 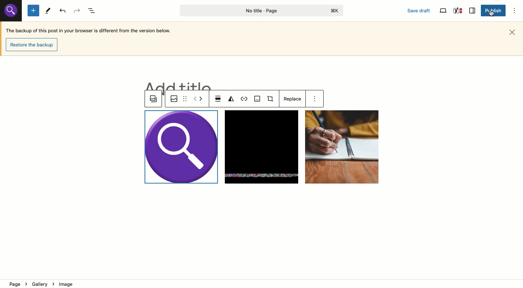 I want to click on Tools, so click(x=47, y=10).